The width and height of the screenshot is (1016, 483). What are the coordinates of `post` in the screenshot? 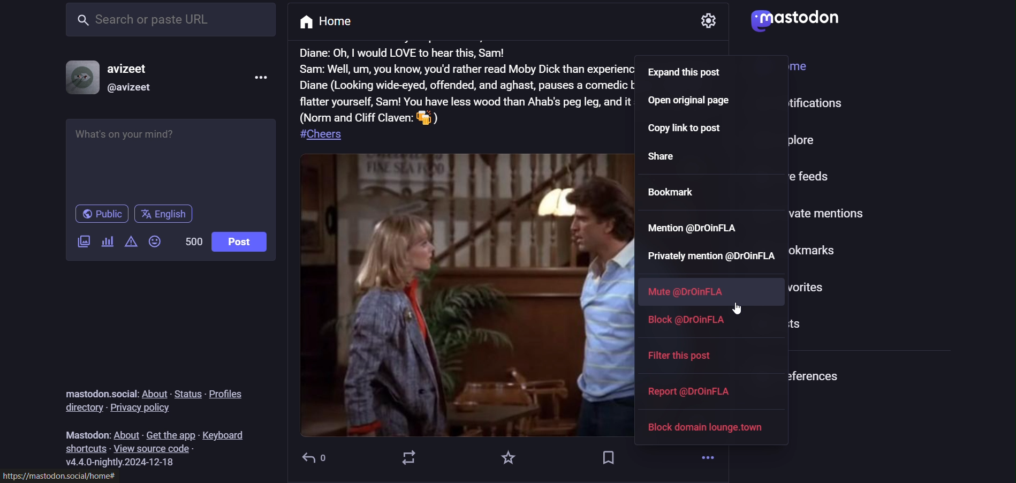 It's located at (463, 96).